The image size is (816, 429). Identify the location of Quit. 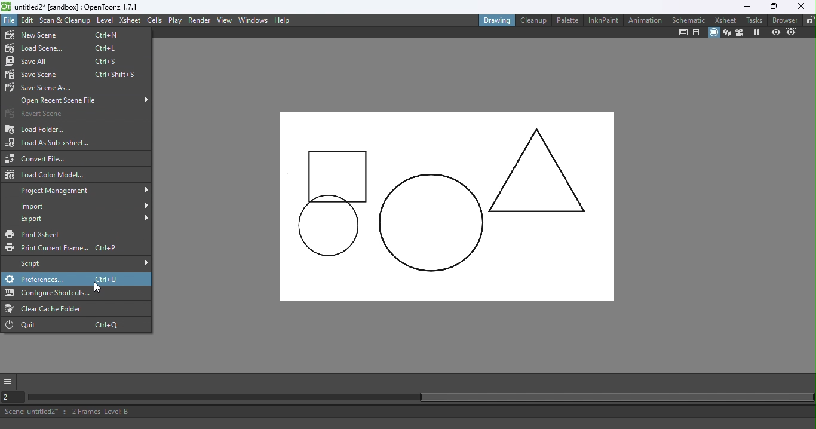
(65, 326).